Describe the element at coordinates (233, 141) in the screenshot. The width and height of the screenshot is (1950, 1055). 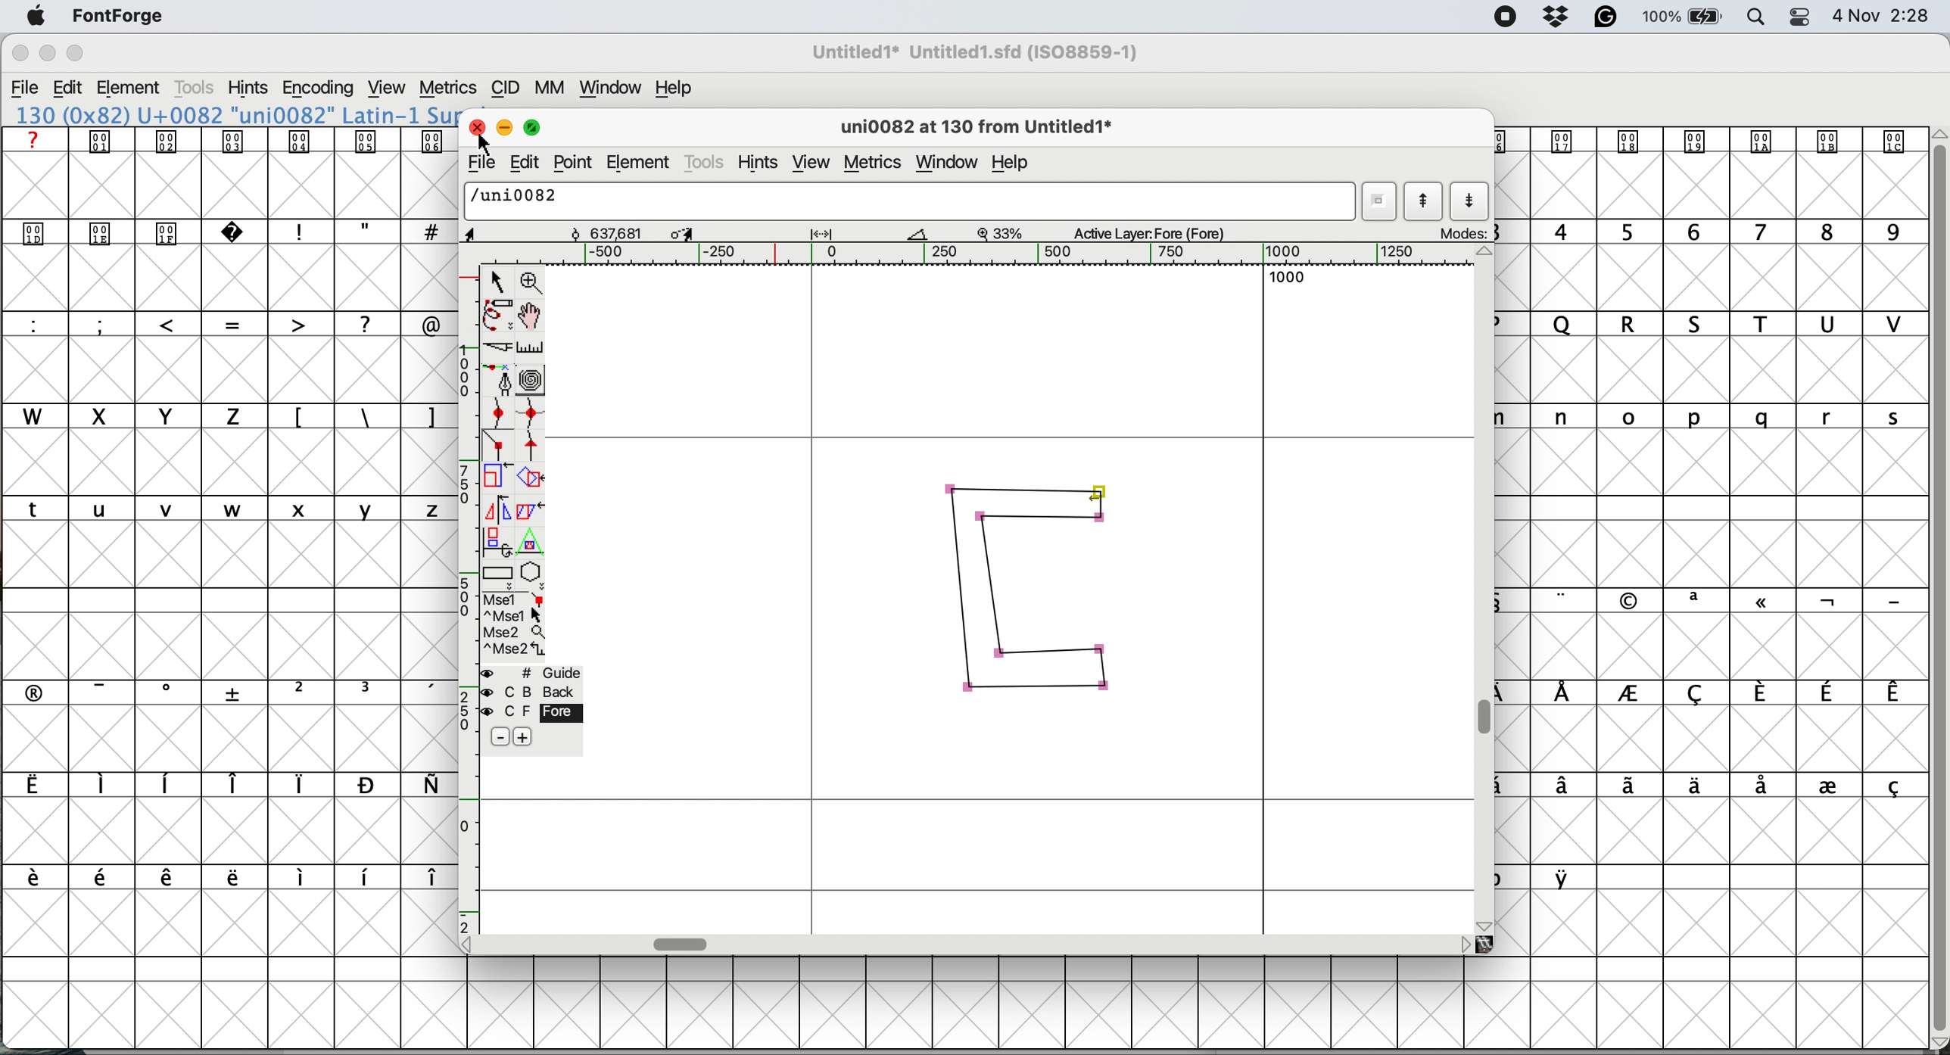
I see `symbols` at that location.